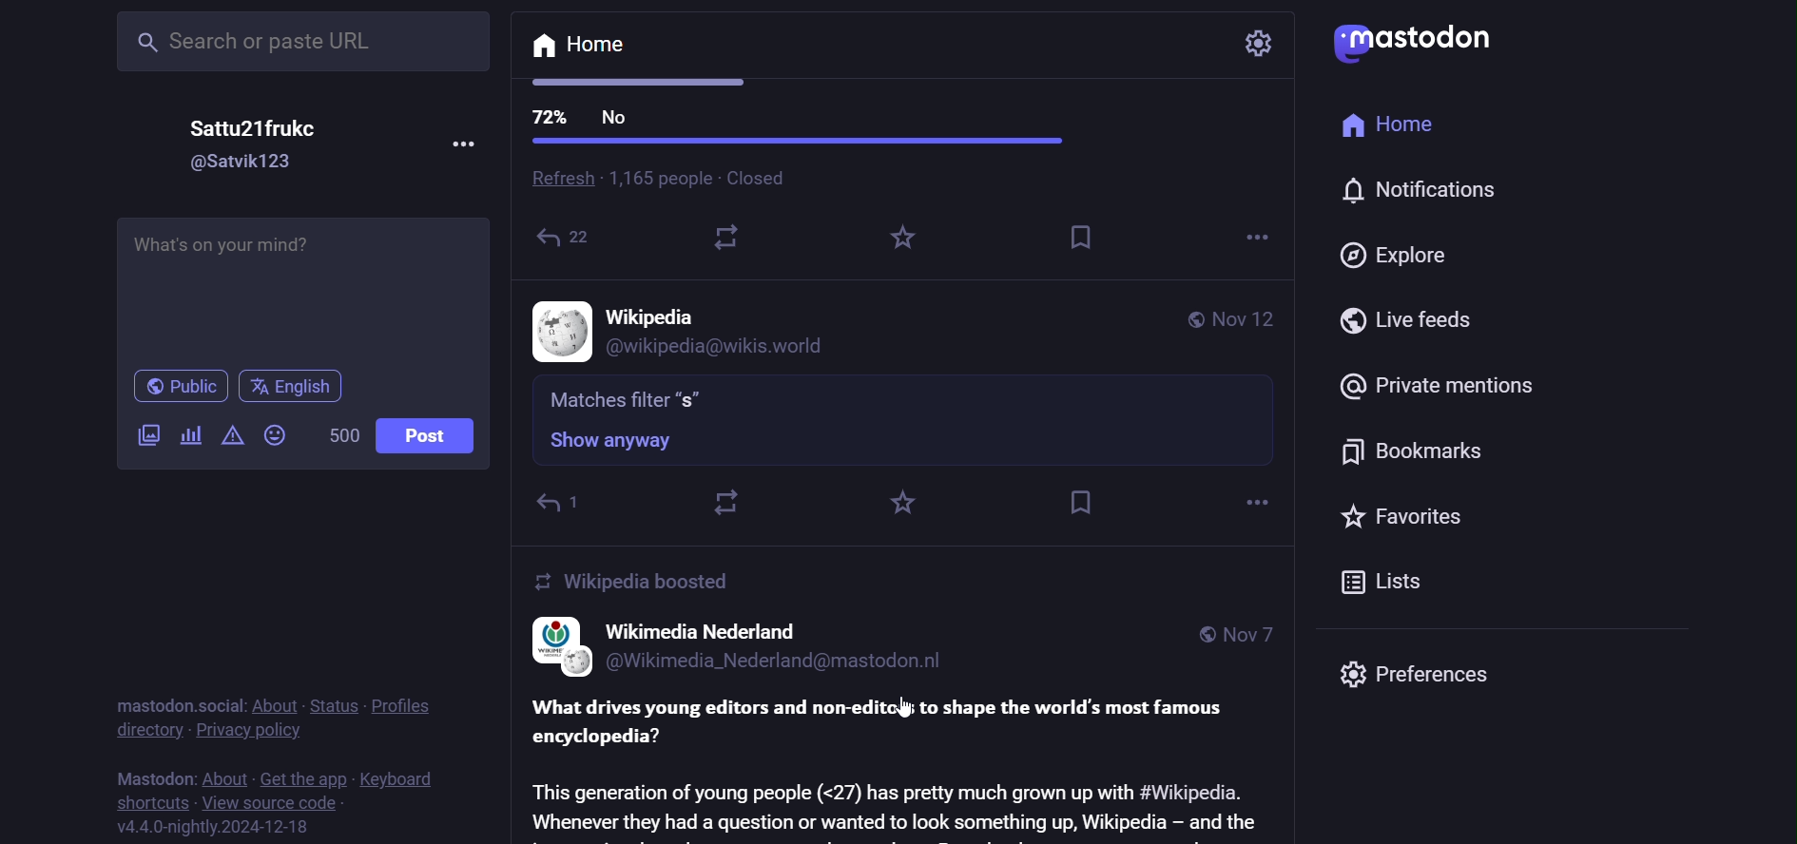 This screenshot has height=844, width=1797. What do you see at coordinates (339, 434) in the screenshot?
I see `word limit` at bounding box center [339, 434].